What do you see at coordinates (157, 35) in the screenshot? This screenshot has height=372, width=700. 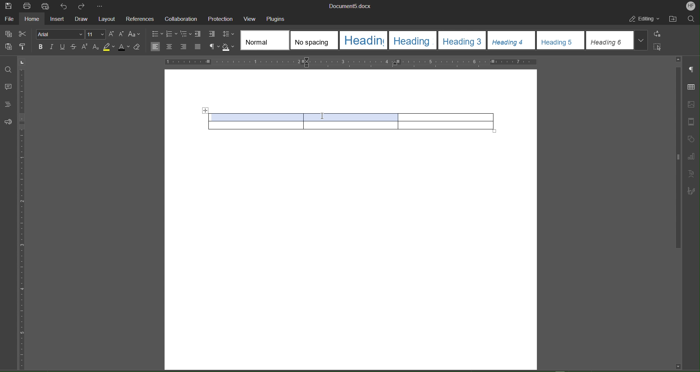 I see `bullets` at bounding box center [157, 35].